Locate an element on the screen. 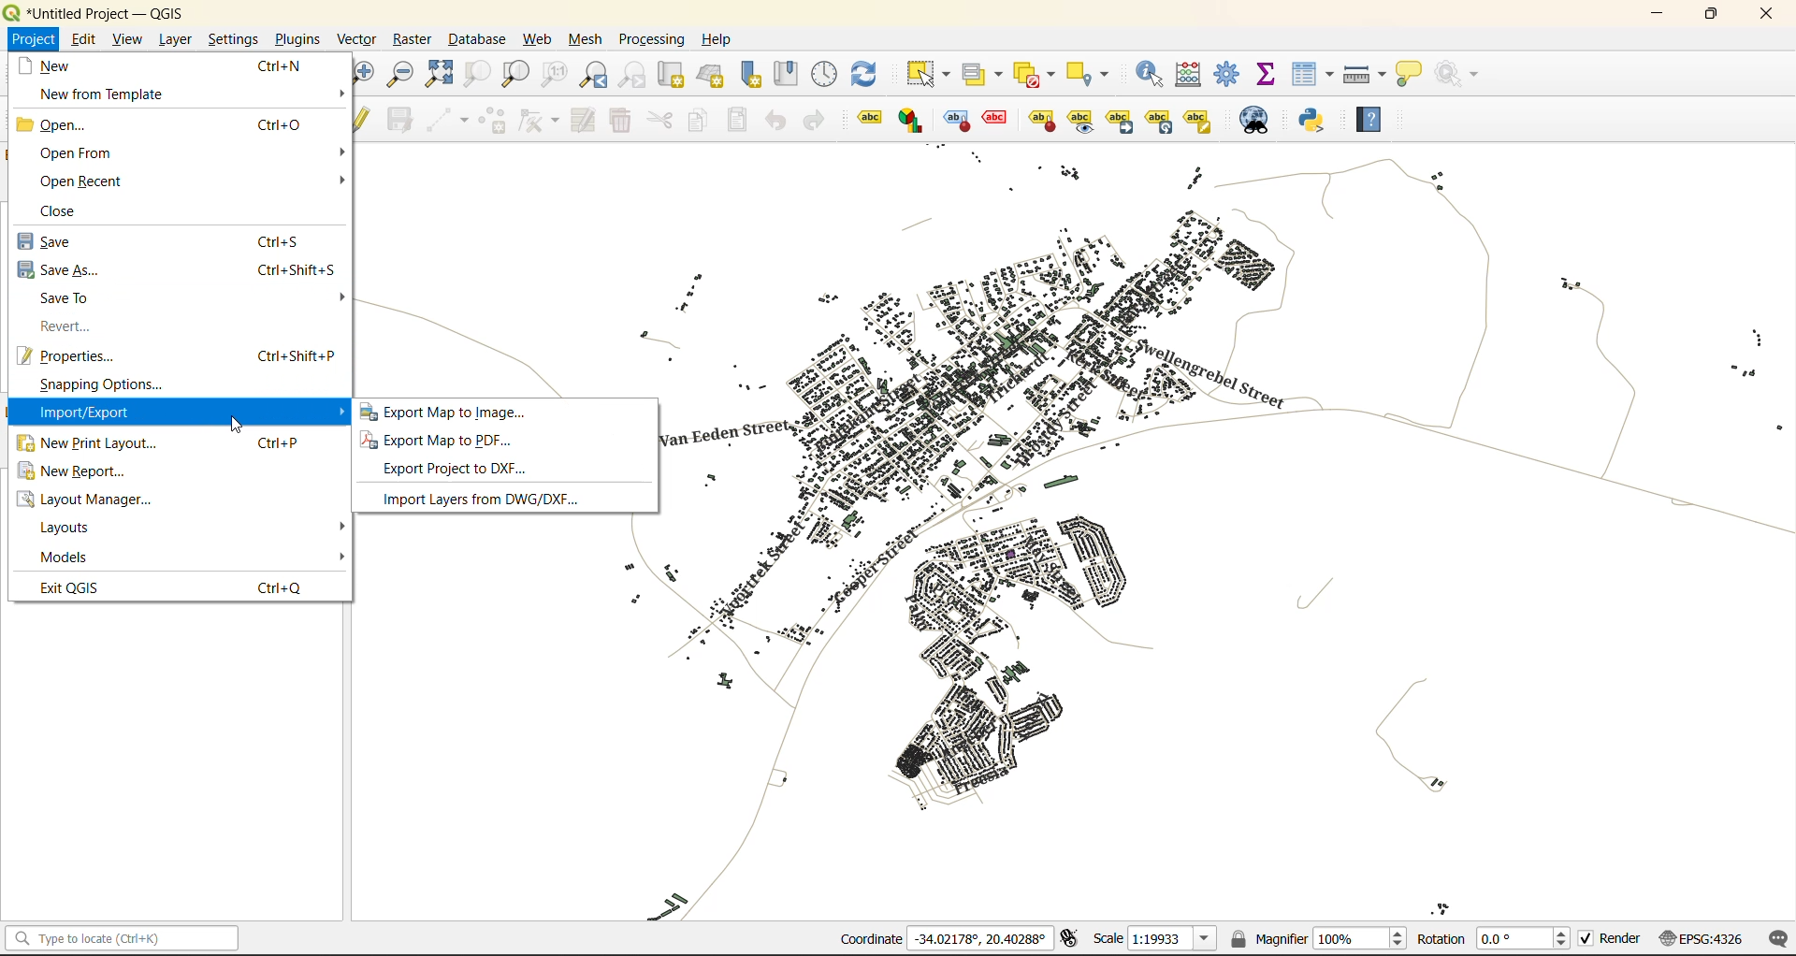  new spatial bookmark is located at coordinates (751, 74).